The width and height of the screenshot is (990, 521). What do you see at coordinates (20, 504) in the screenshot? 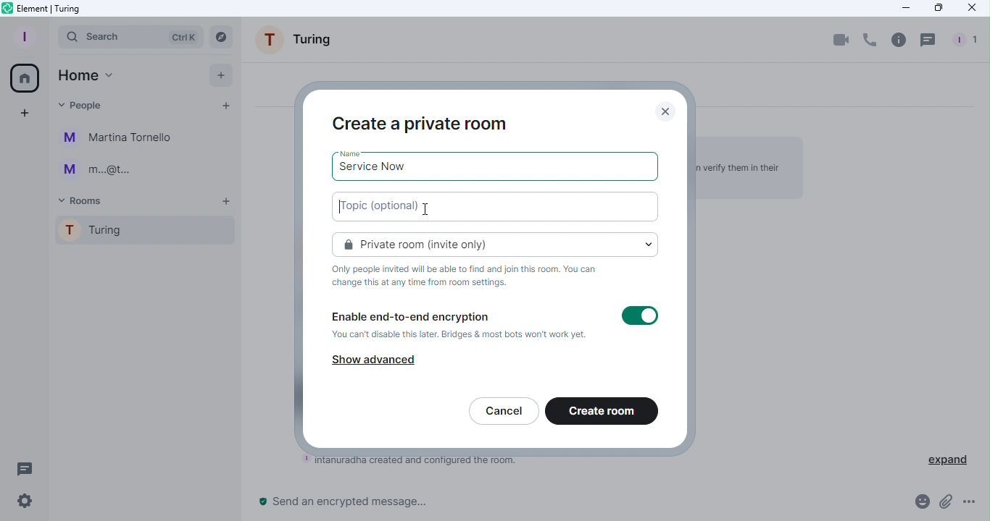
I see `Quick settings` at bounding box center [20, 504].